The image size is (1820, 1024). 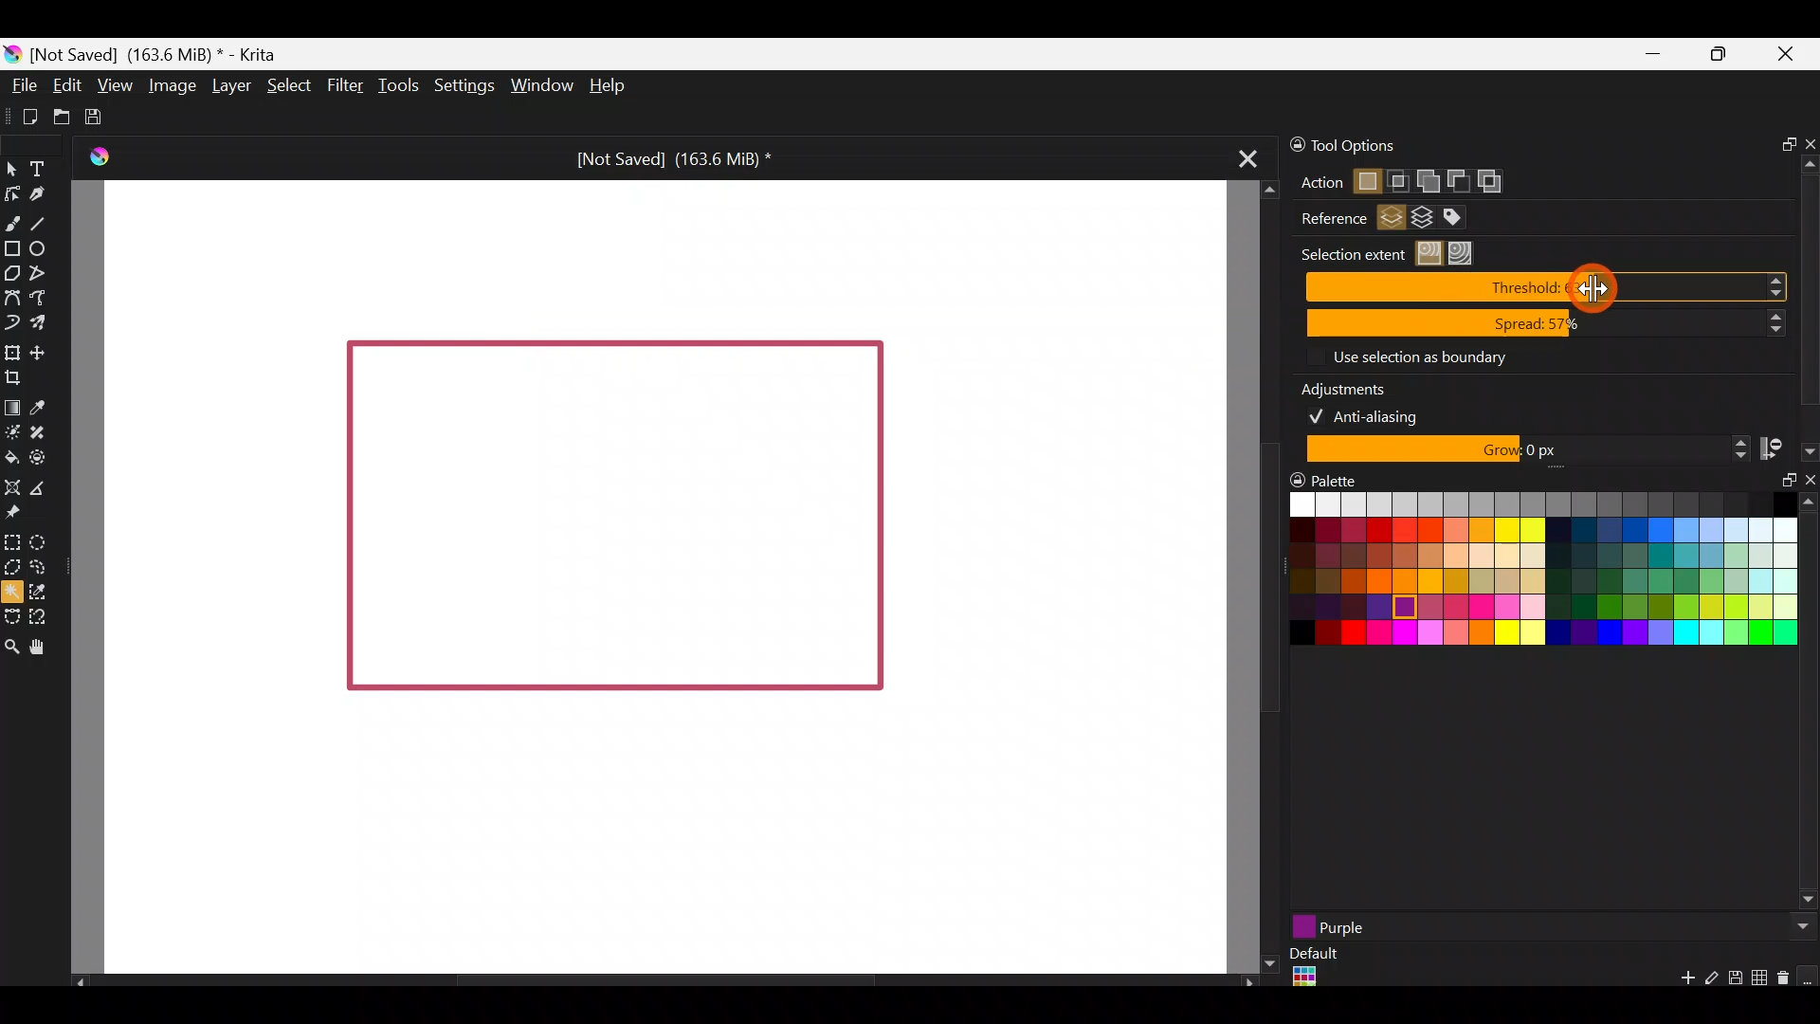 What do you see at coordinates (1809, 704) in the screenshot?
I see `Scroll bar` at bounding box center [1809, 704].